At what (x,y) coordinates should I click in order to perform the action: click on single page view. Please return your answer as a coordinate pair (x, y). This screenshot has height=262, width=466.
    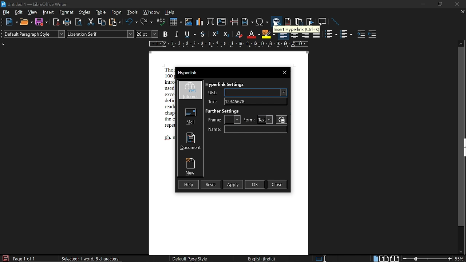
    Looking at the image, I should click on (375, 258).